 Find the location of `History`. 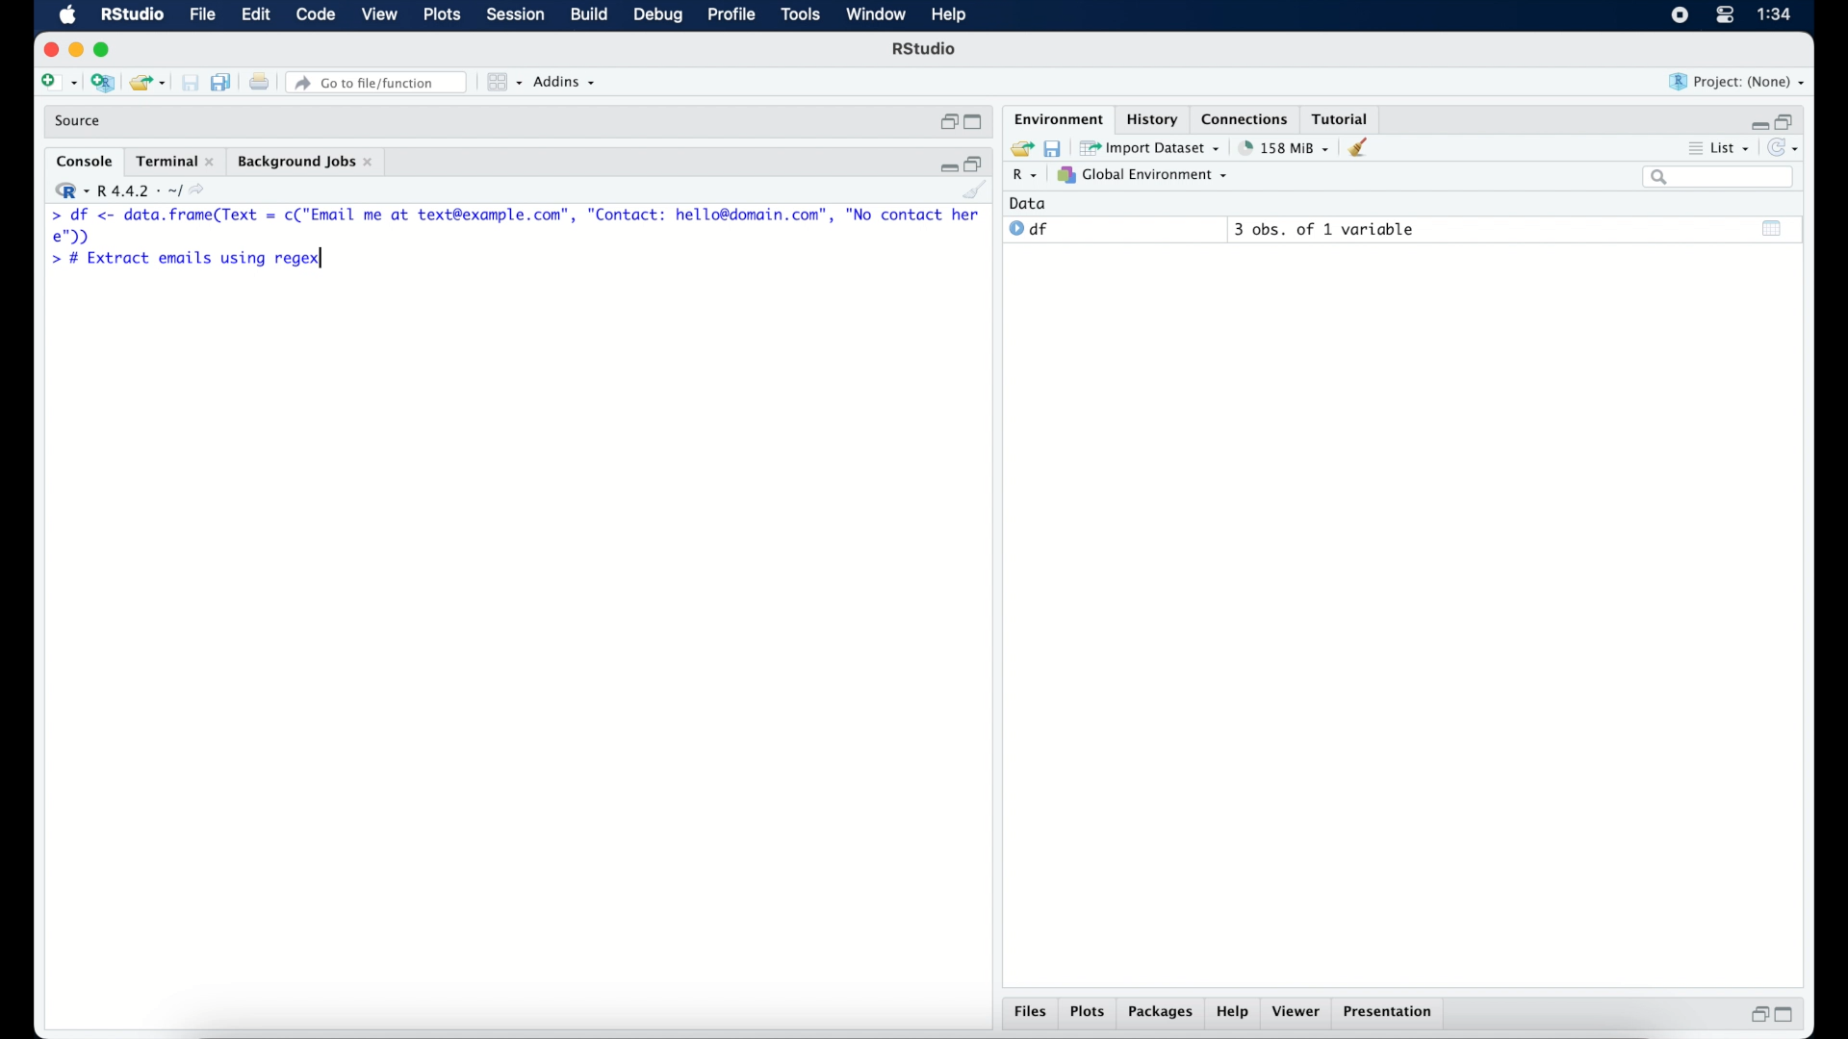

History is located at coordinates (1150, 118).